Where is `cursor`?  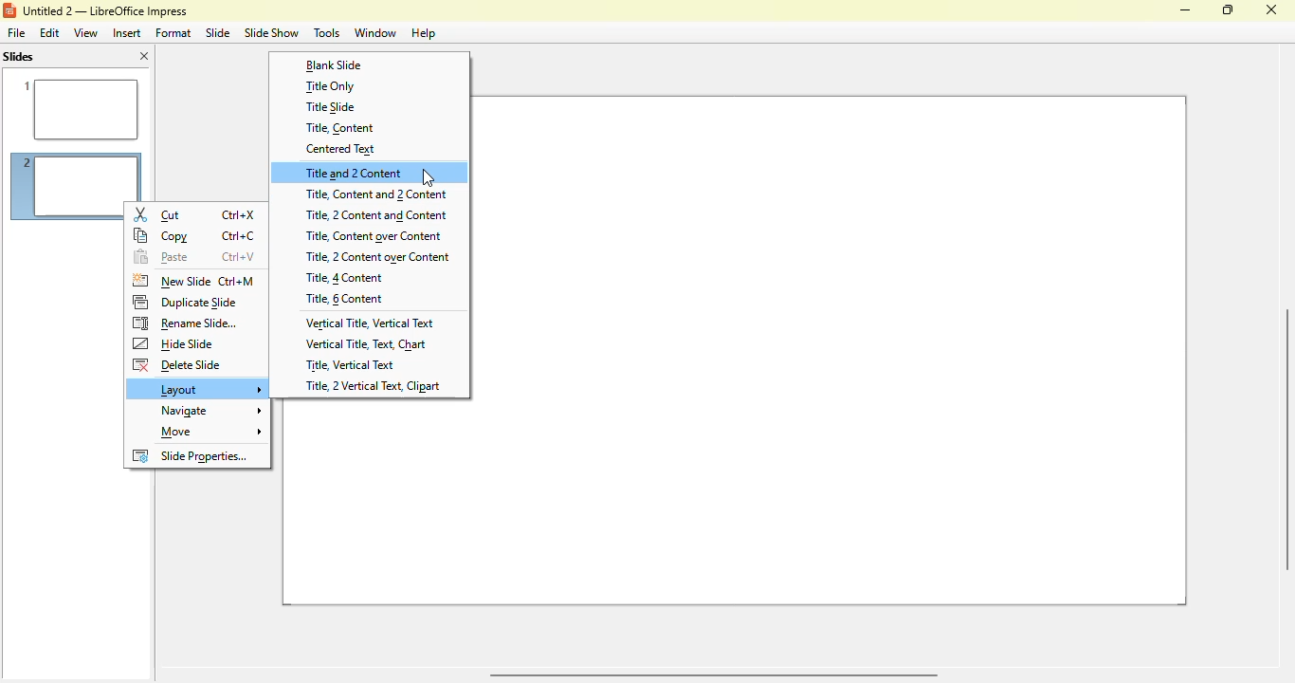
cursor is located at coordinates (253, 391).